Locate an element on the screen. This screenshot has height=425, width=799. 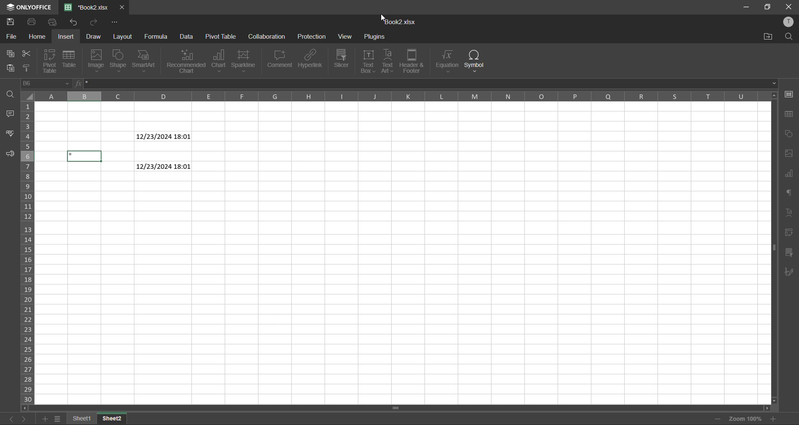
print is located at coordinates (32, 23).